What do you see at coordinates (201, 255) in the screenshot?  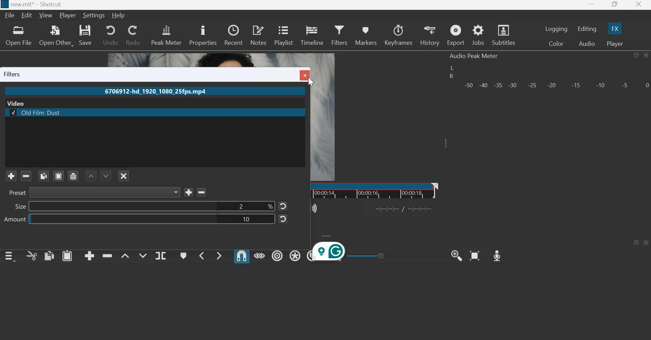 I see `Previous Marker` at bounding box center [201, 255].